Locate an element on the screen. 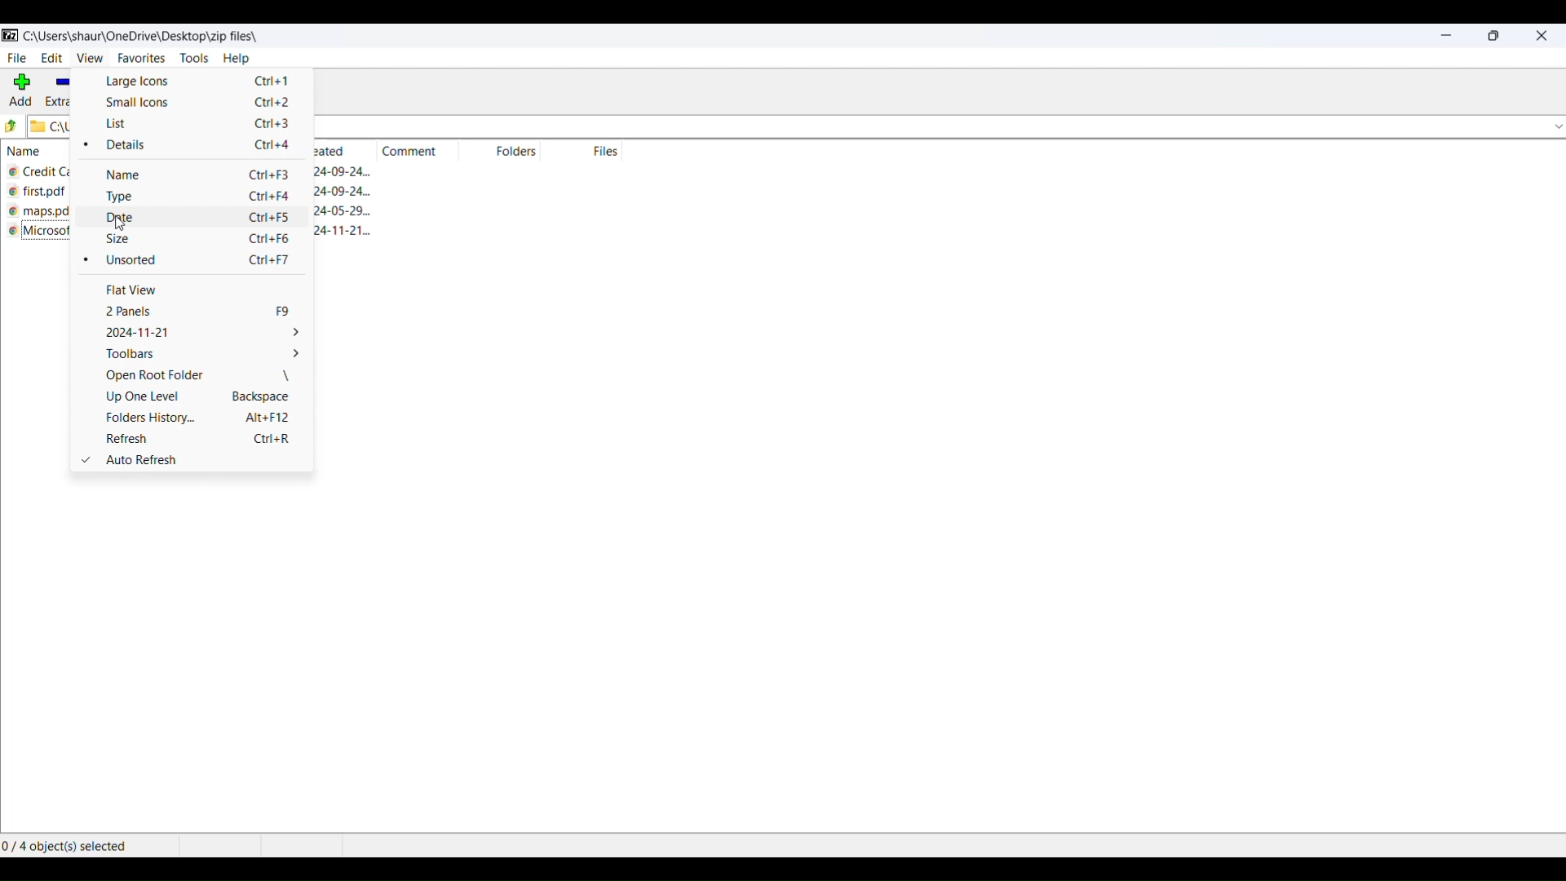 The image size is (1566, 881). tools is located at coordinates (193, 59).